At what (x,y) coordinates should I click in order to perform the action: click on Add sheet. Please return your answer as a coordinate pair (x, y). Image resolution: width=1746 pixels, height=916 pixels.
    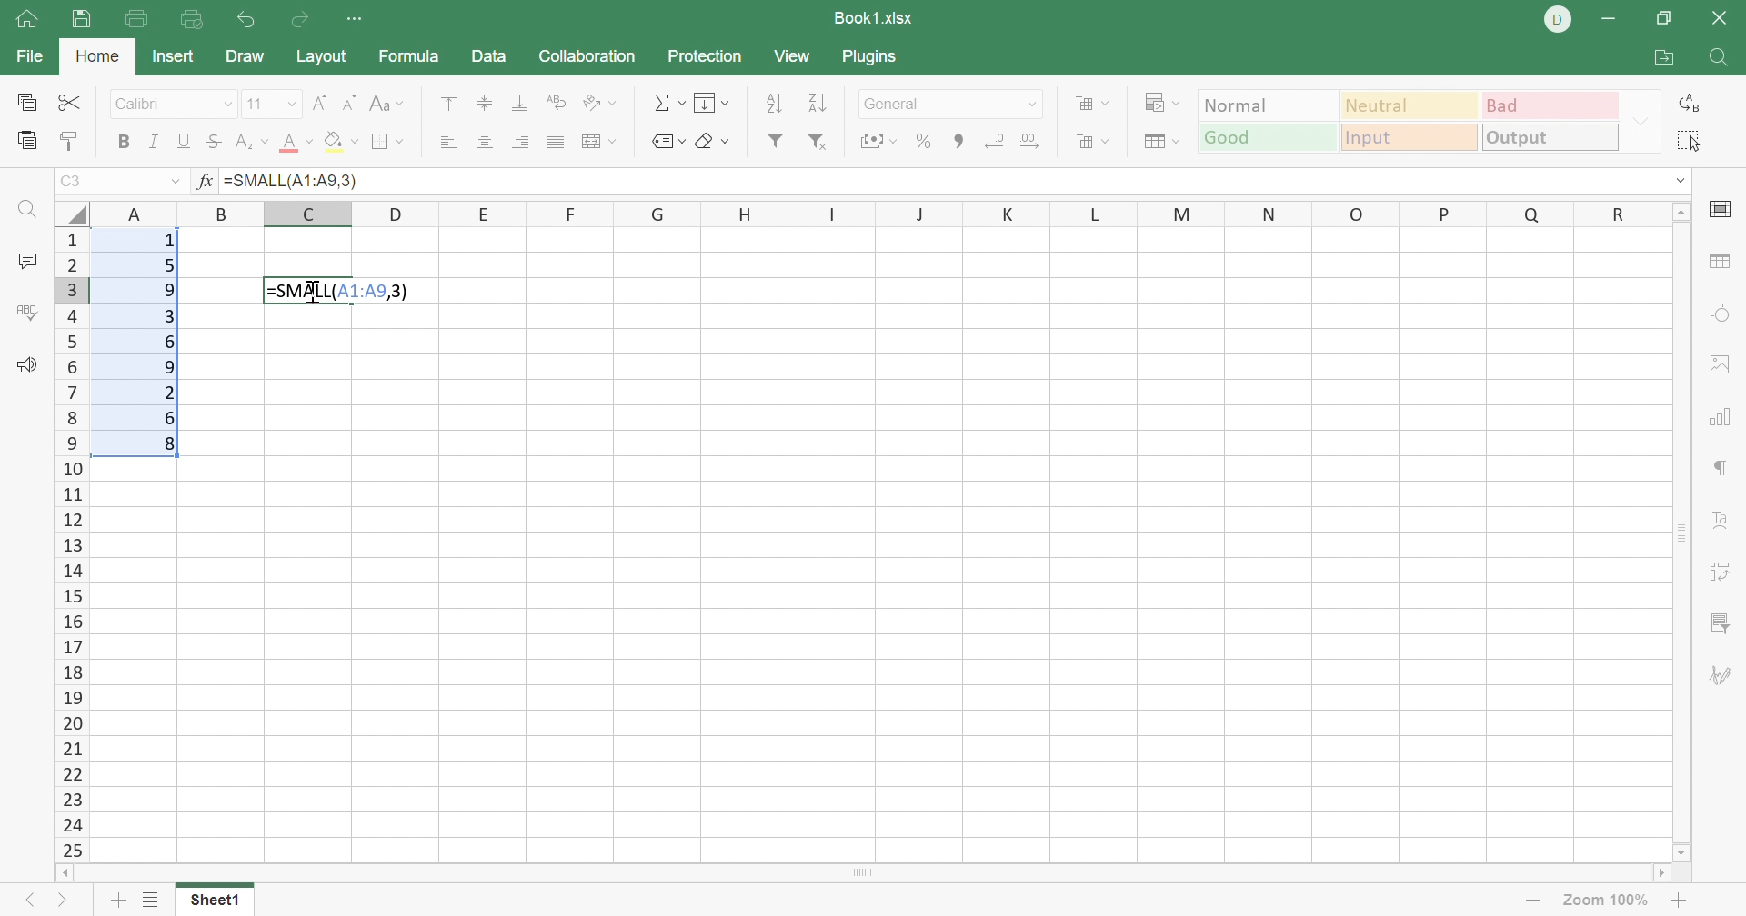
    Looking at the image, I should click on (117, 901).